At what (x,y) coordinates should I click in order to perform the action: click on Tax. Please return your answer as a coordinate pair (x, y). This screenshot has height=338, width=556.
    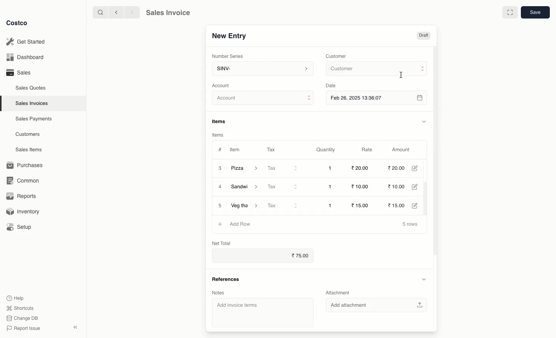
    Looking at the image, I should click on (284, 206).